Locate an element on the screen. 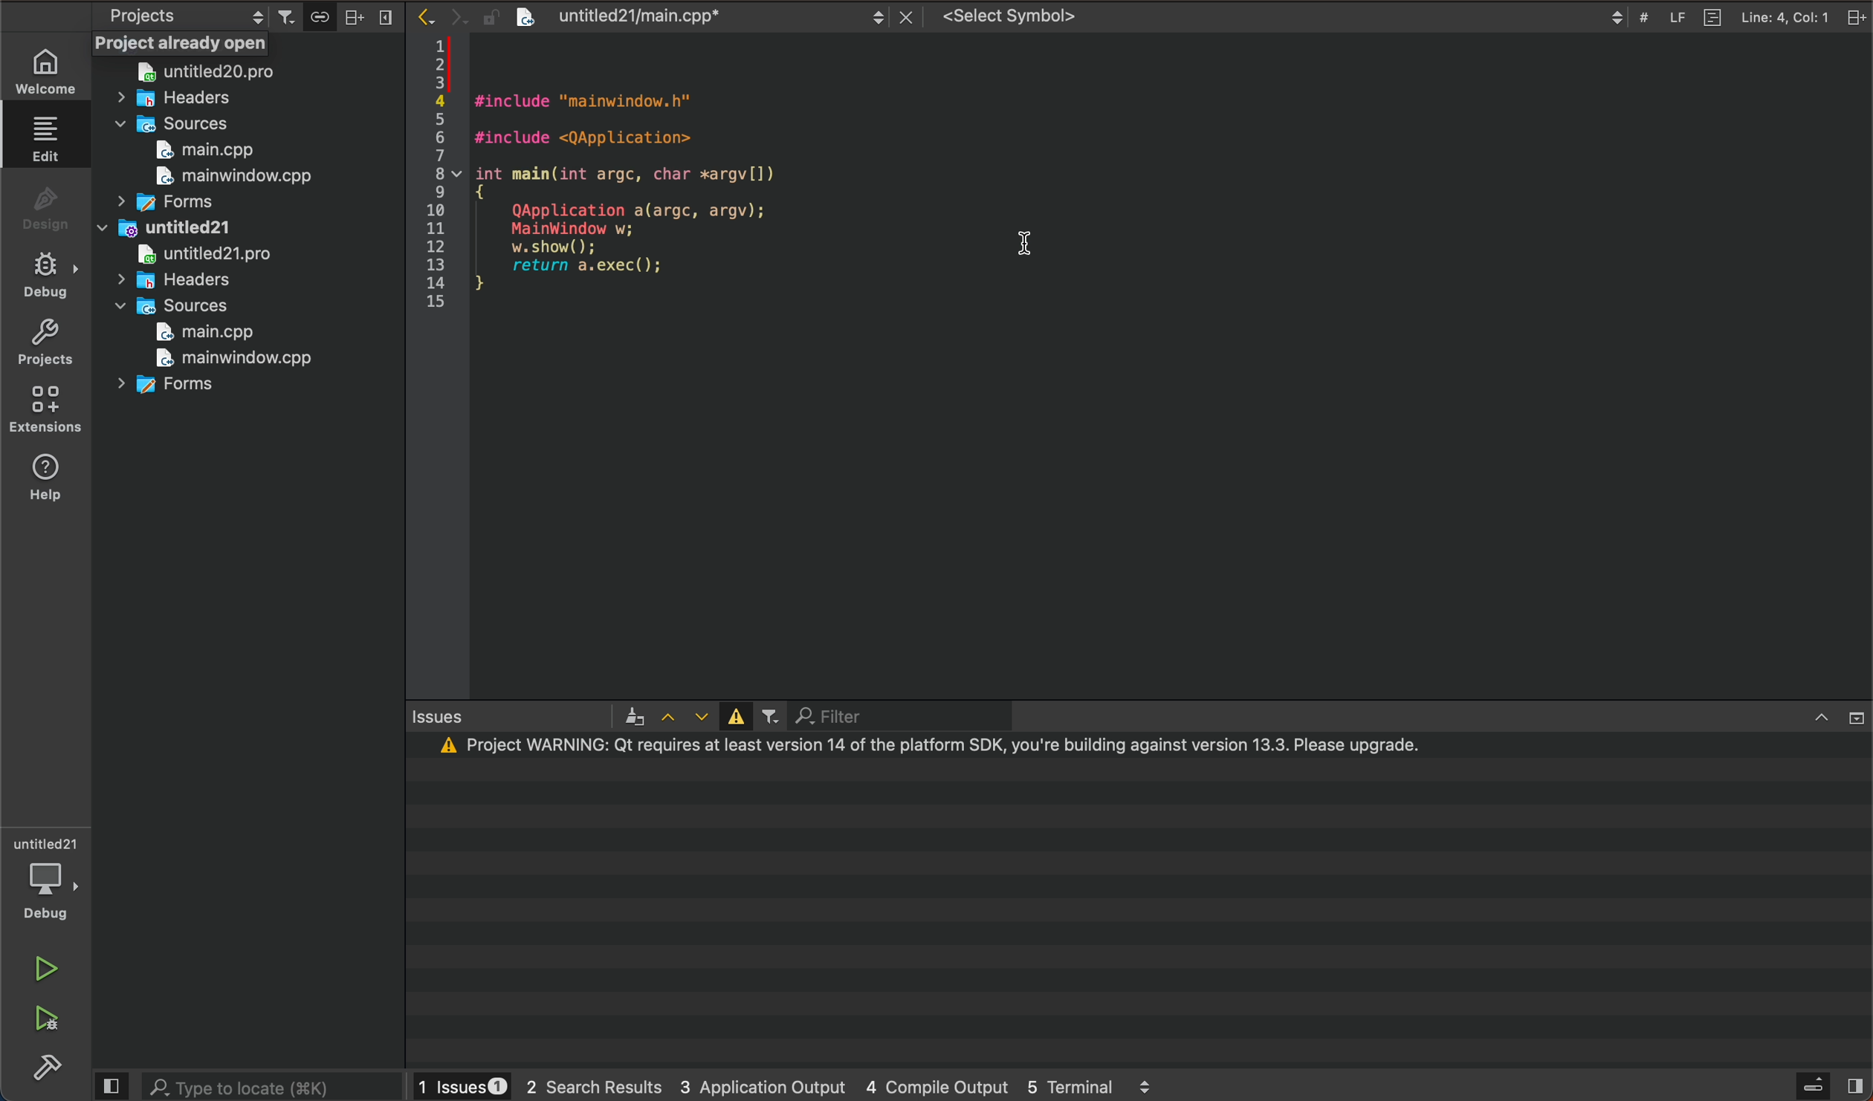 This screenshot has width=1873, height=1101. unlock is located at coordinates (489, 15).